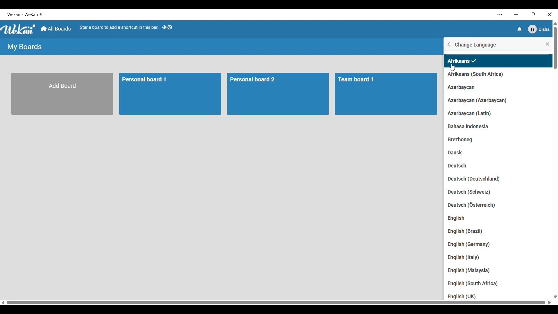  I want to click on Quick slide to left, so click(3, 303).